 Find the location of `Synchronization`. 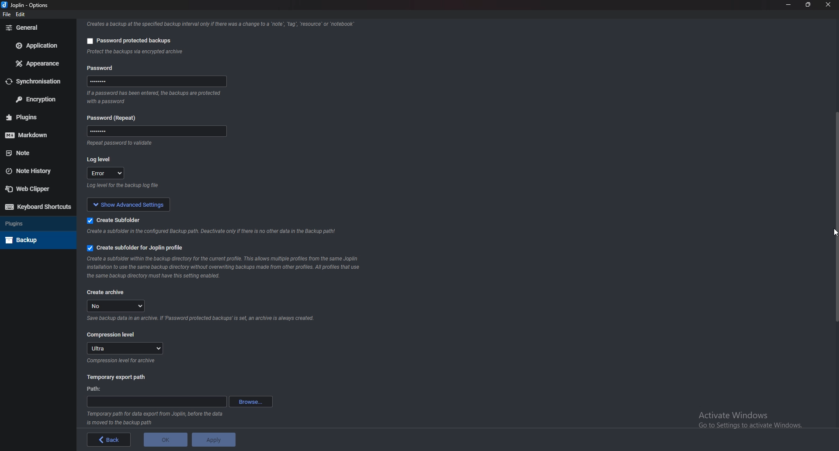

Synchronization is located at coordinates (38, 81).